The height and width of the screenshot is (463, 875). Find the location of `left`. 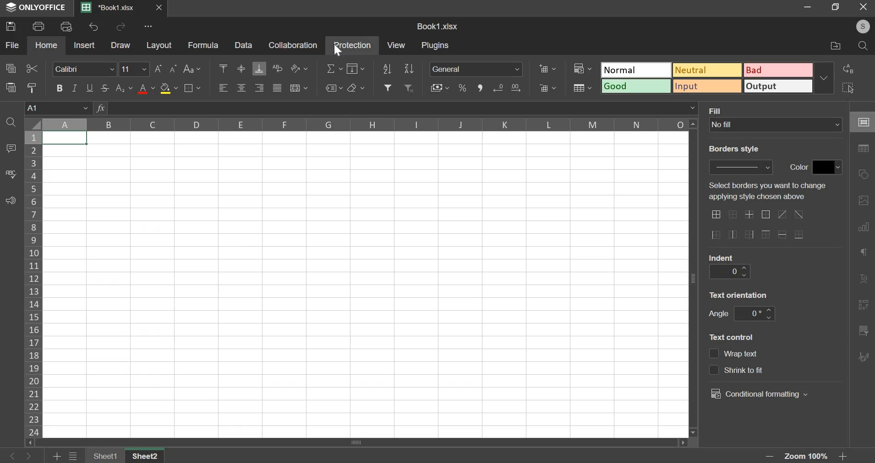

left is located at coordinates (14, 457).